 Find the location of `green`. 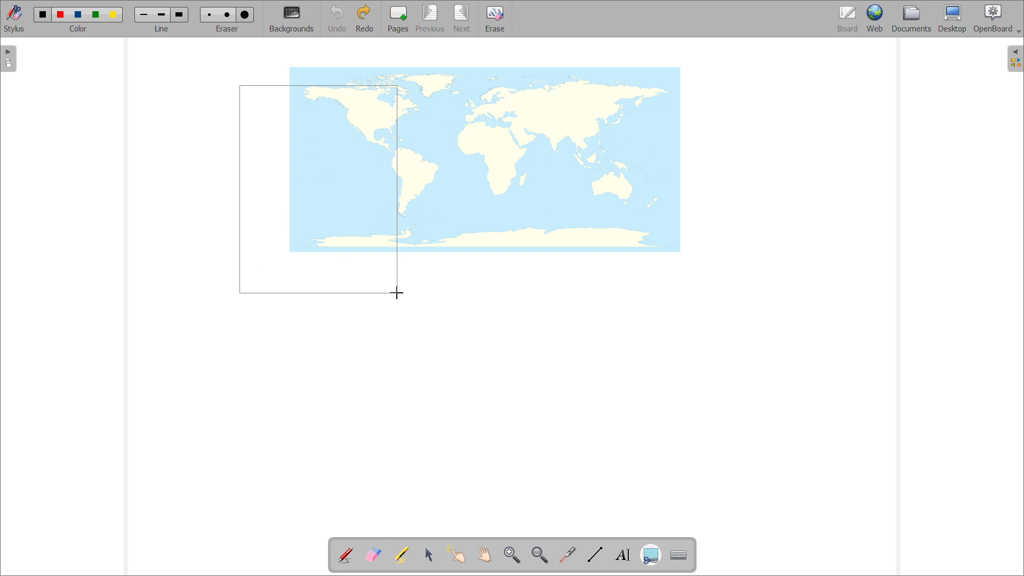

green is located at coordinates (95, 14).